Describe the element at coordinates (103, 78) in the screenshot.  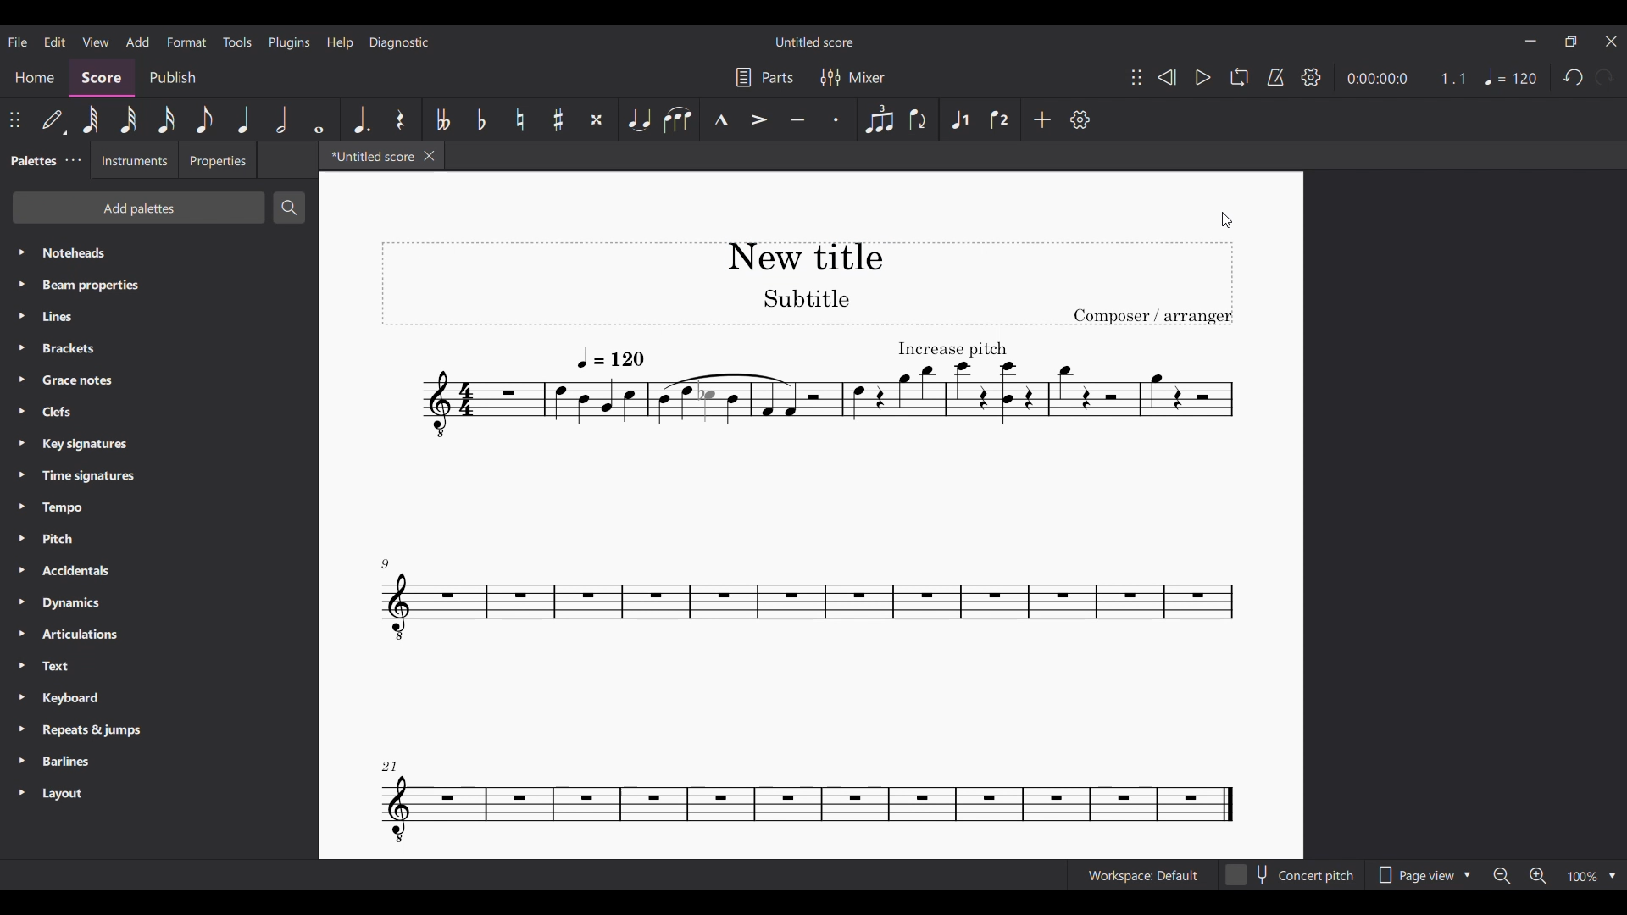
I see `Score, current section highlighted` at that location.